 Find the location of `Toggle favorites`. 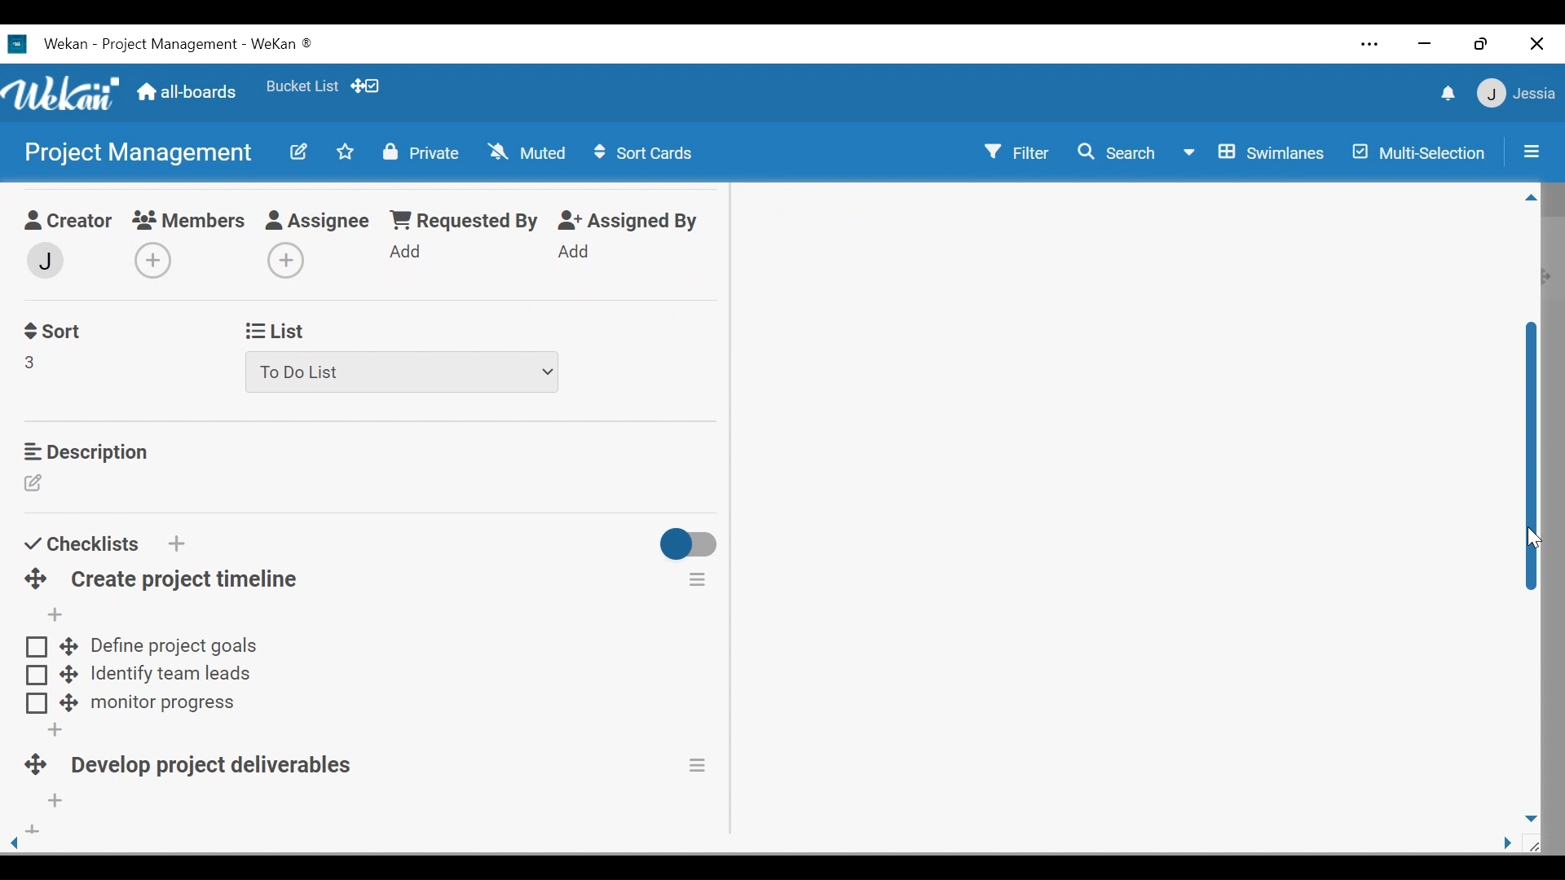

Toggle favorites is located at coordinates (345, 152).